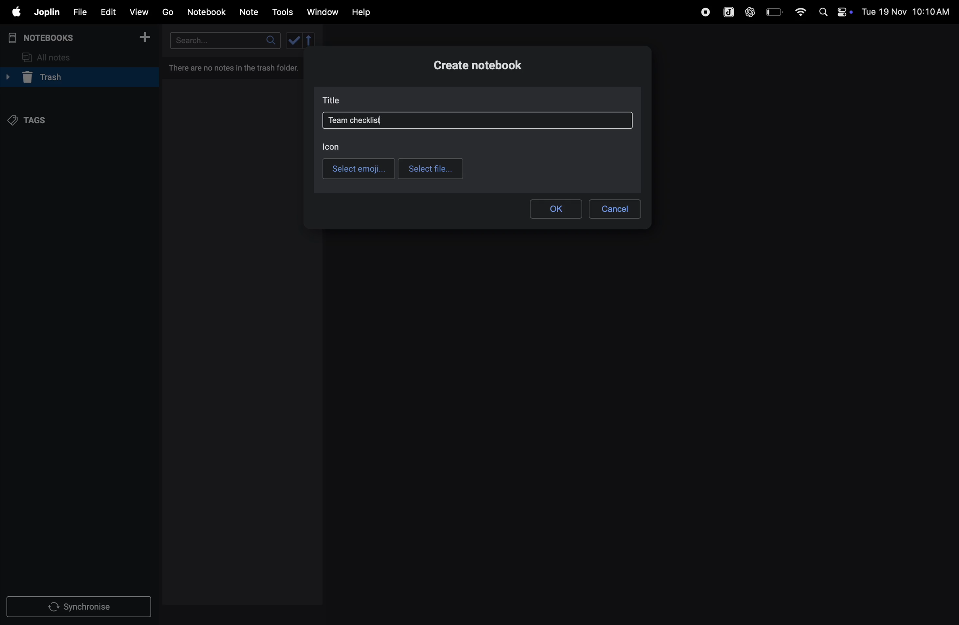 Image resolution: width=959 pixels, height=625 pixels. Describe the element at coordinates (773, 12) in the screenshot. I see `battery` at that location.